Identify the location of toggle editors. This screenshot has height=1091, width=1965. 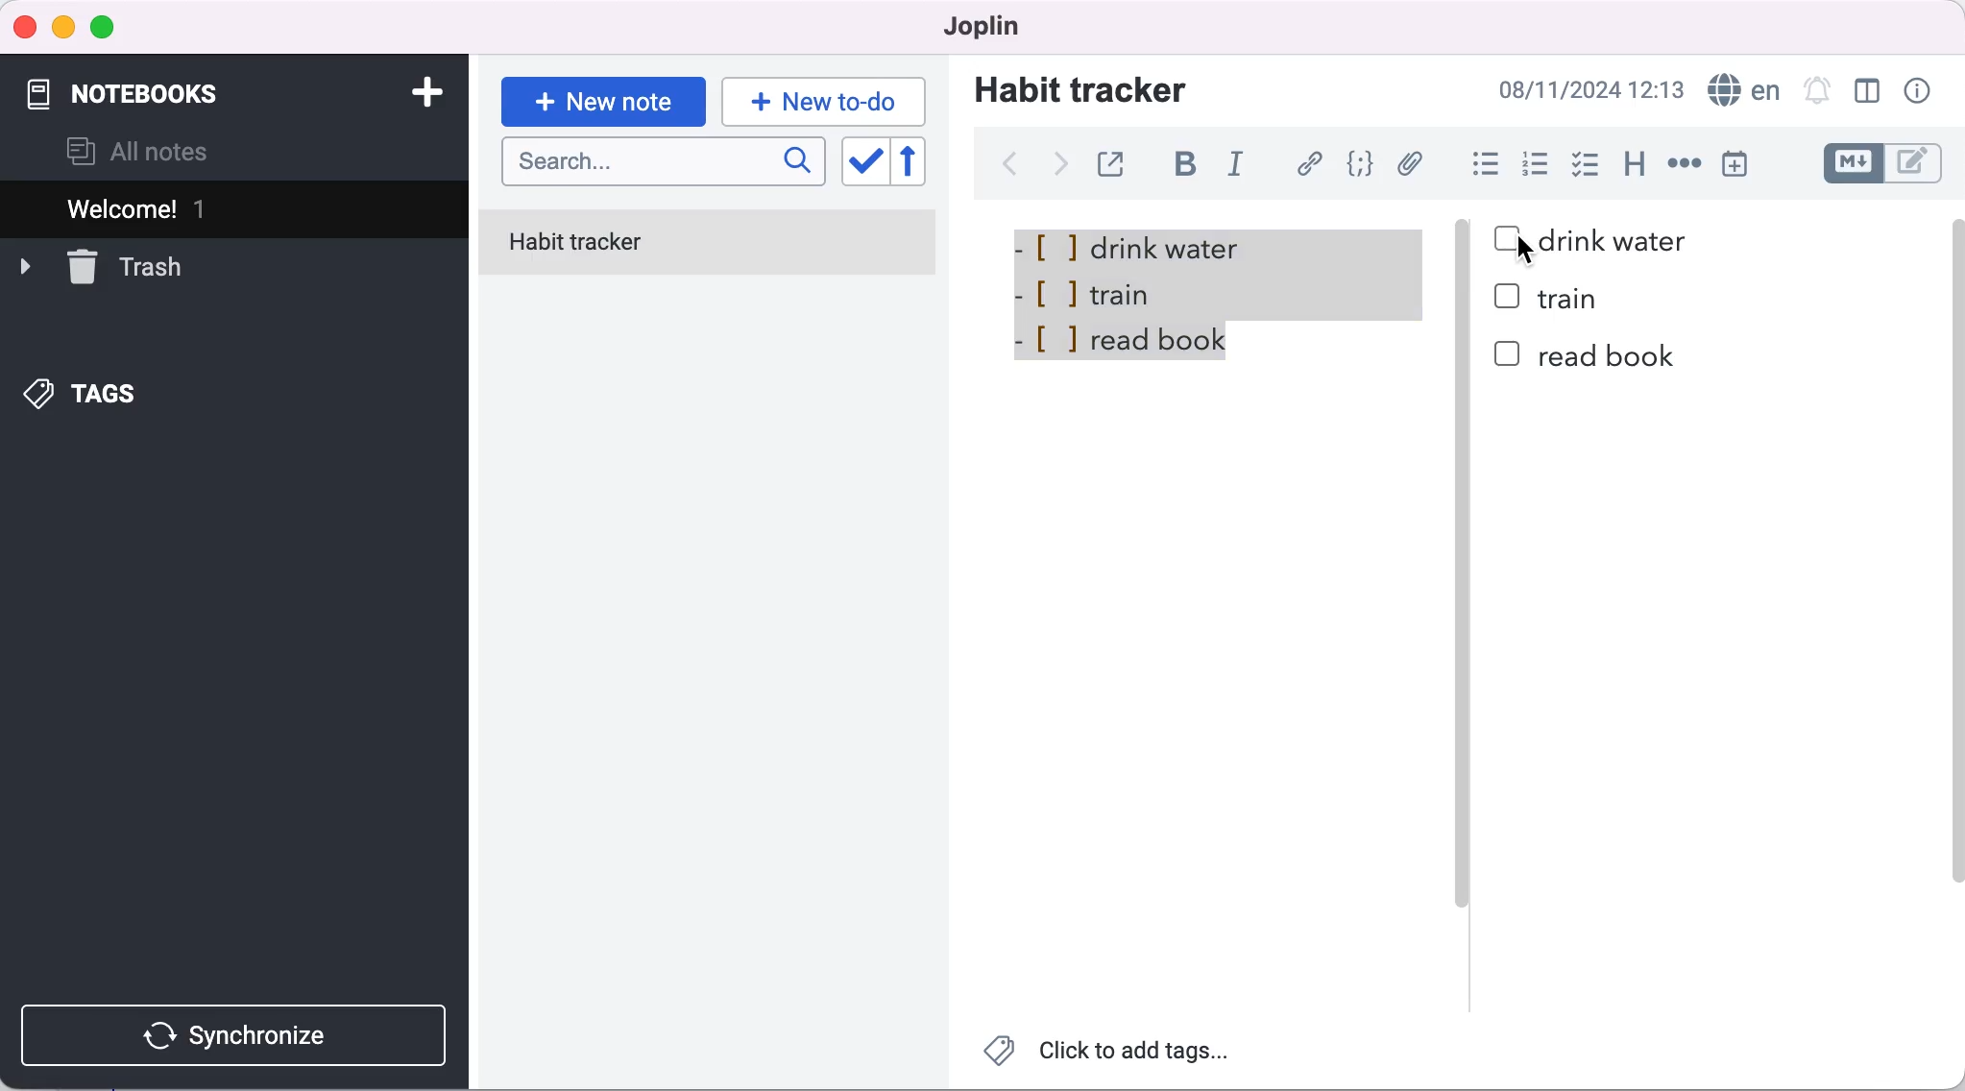
(1886, 163).